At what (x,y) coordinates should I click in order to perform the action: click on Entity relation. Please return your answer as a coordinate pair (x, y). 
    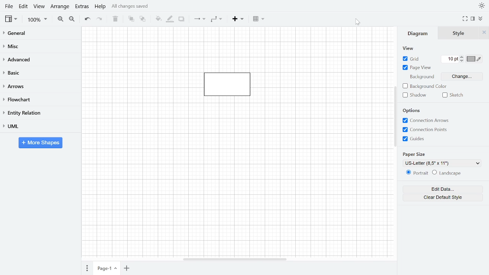
    Looking at the image, I should click on (40, 113).